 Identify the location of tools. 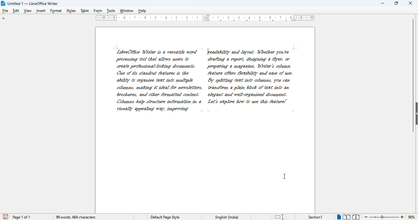
(111, 11).